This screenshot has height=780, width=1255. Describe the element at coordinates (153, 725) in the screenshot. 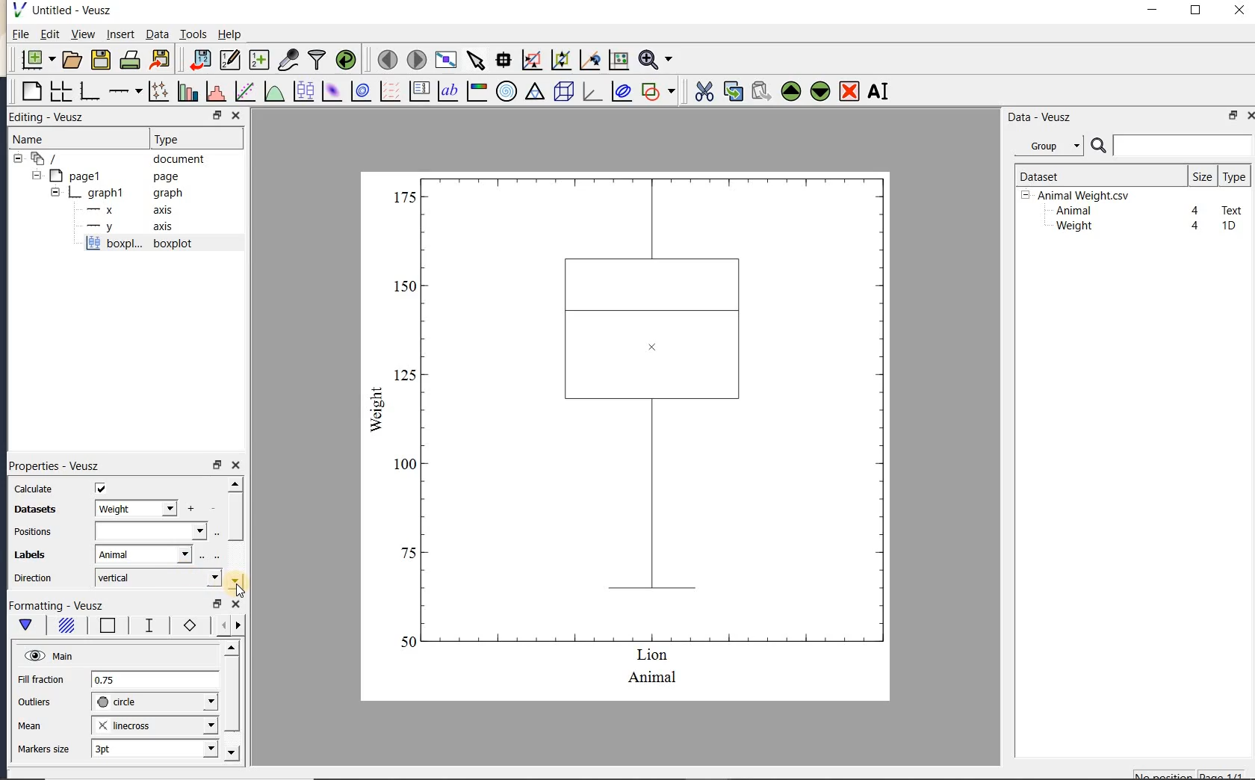

I see `linecross` at that location.